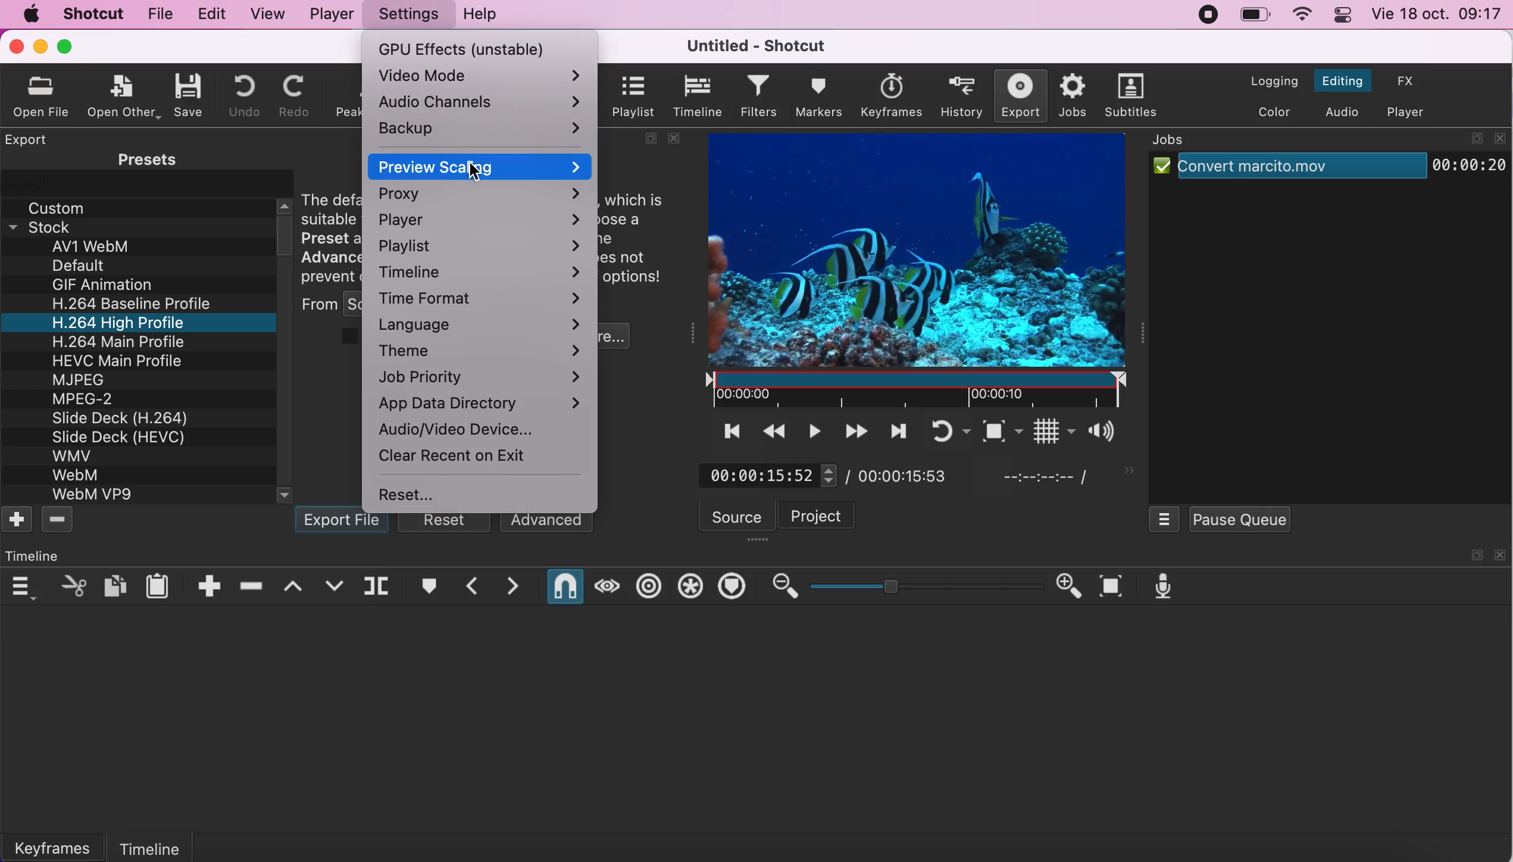 The image size is (1513, 862). I want to click on undo, so click(238, 95).